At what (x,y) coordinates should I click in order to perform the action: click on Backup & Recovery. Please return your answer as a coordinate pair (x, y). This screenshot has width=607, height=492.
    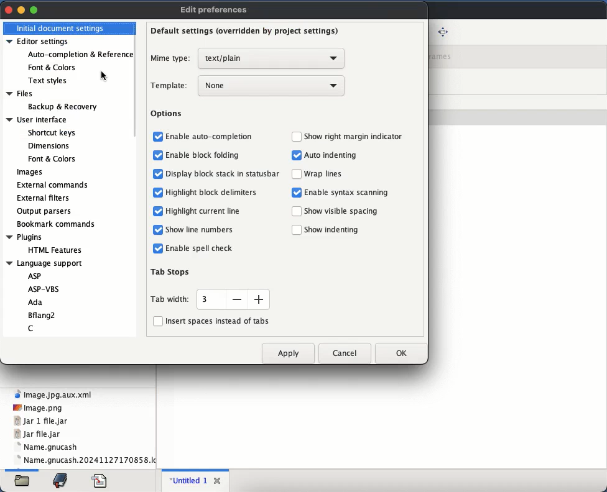
    Looking at the image, I should click on (62, 106).